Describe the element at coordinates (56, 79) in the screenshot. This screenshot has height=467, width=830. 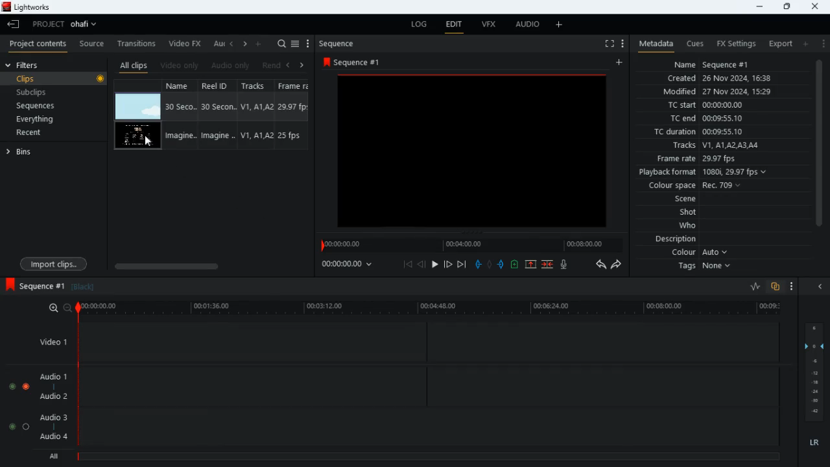
I see `clips` at that location.